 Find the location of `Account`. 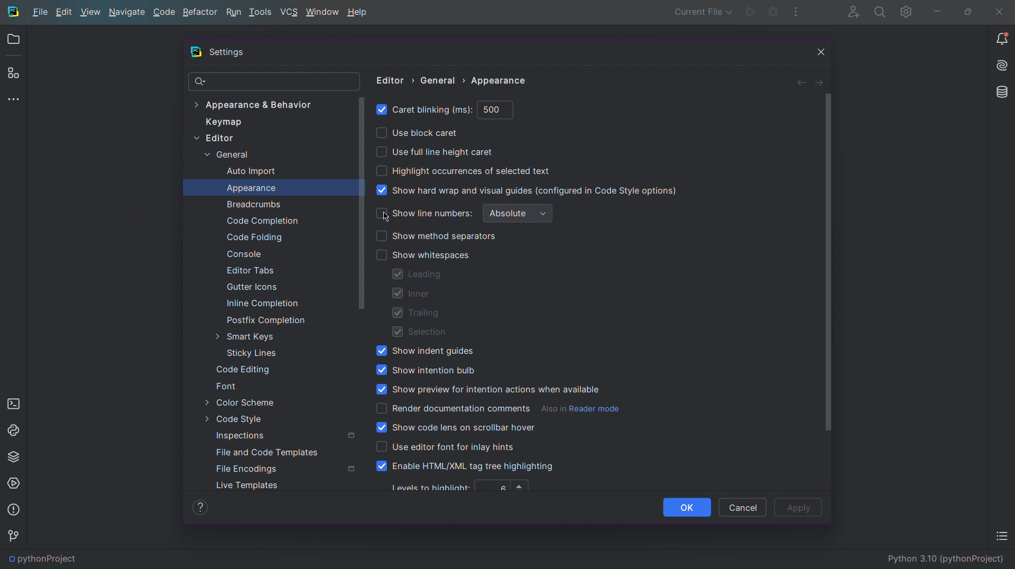

Account is located at coordinates (848, 12).